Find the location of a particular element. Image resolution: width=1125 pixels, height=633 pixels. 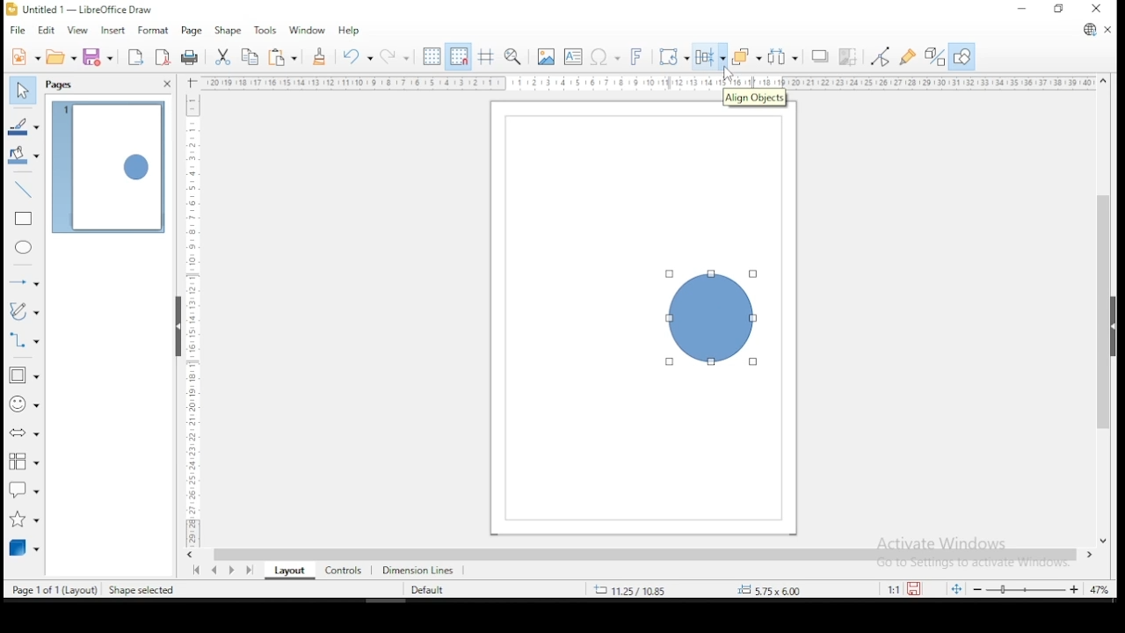

tools is located at coordinates (265, 29).